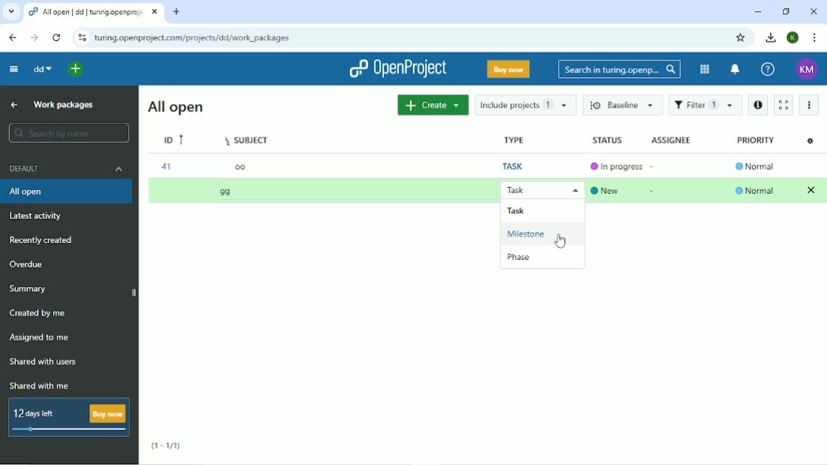 The width and height of the screenshot is (827, 465). Describe the element at coordinates (42, 69) in the screenshot. I see `dd` at that location.